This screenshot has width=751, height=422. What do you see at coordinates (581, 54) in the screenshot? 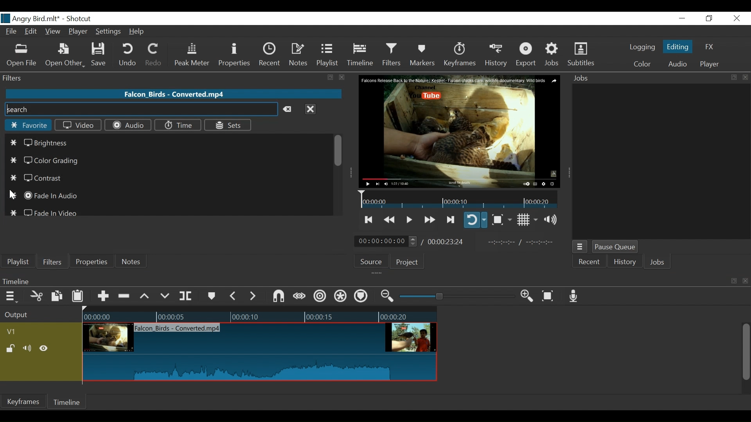
I see `Subtitles` at bounding box center [581, 54].